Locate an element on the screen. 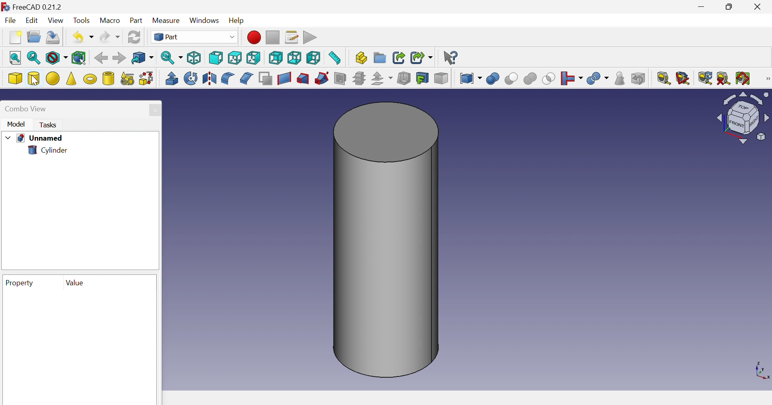 The height and width of the screenshot is (405, 772). Minimize is located at coordinates (702, 7).